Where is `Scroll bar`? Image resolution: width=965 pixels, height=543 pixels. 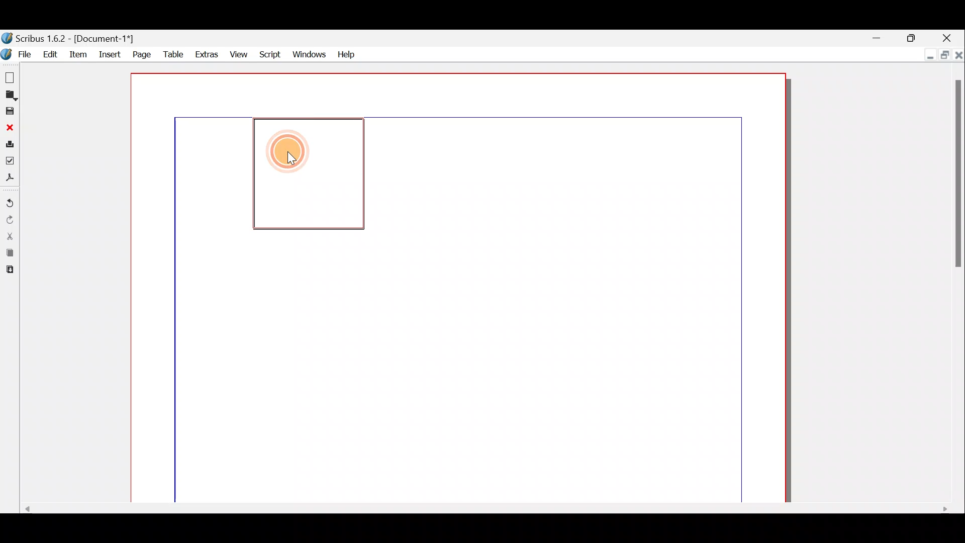 Scroll bar is located at coordinates (958, 285).